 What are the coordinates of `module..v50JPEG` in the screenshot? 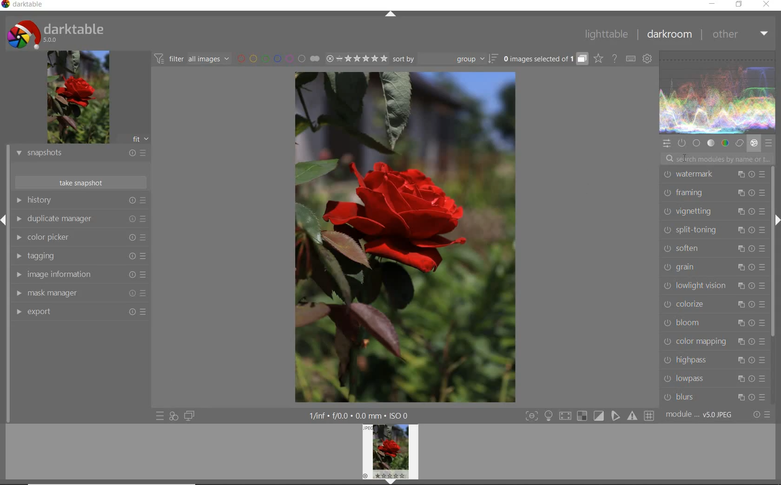 It's located at (702, 415).